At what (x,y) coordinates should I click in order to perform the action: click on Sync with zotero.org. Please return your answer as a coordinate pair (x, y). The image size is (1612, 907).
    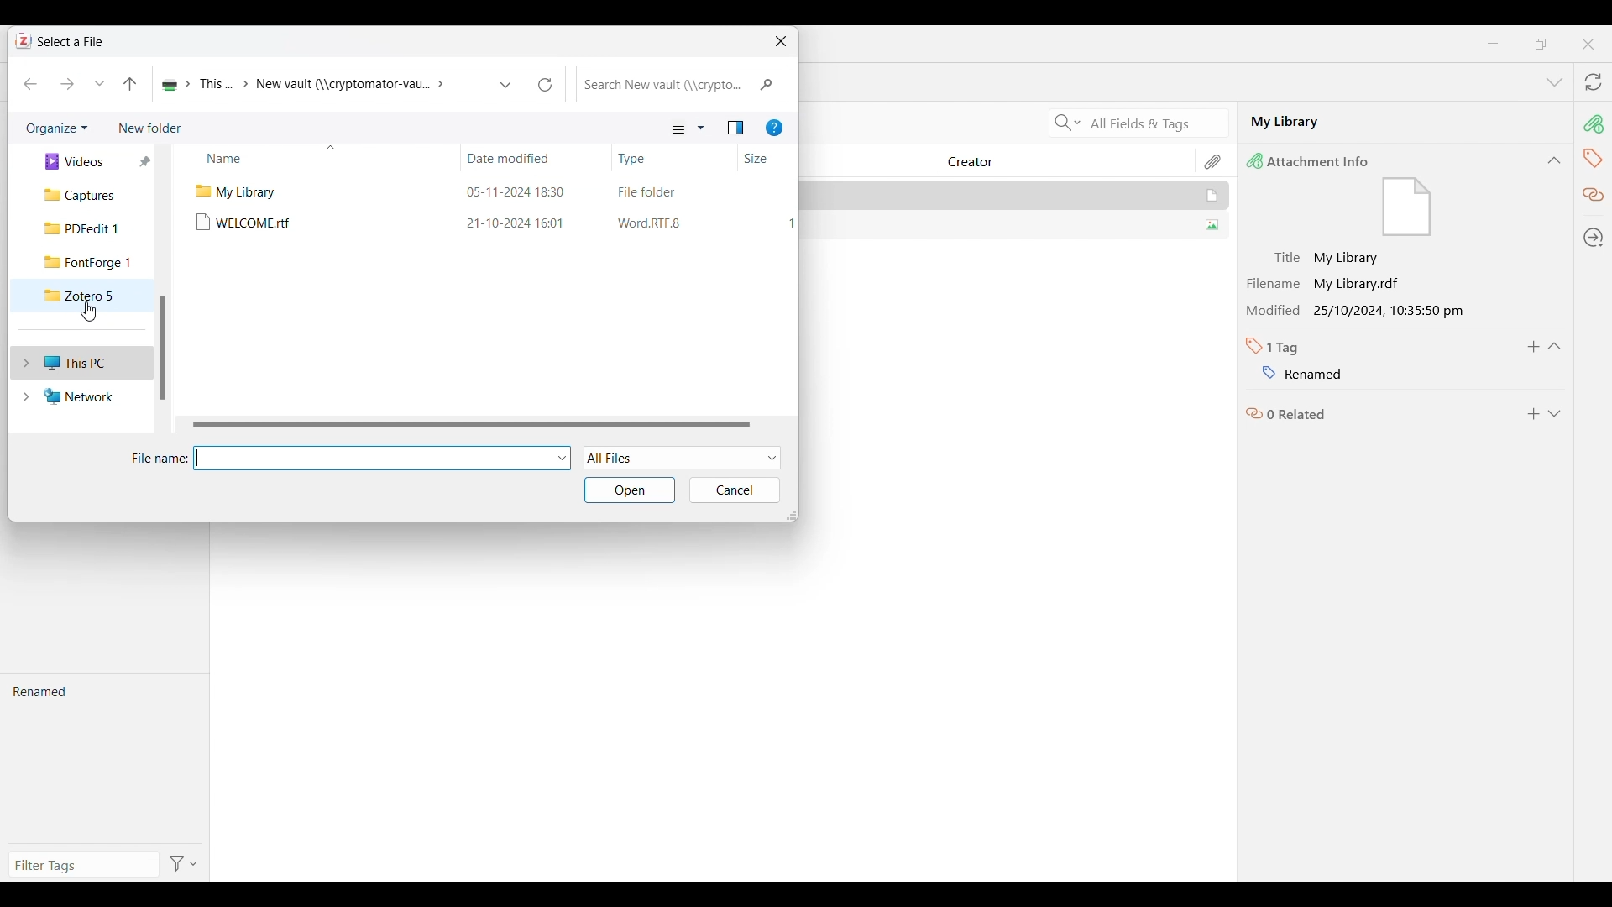
    Looking at the image, I should click on (1594, 81).